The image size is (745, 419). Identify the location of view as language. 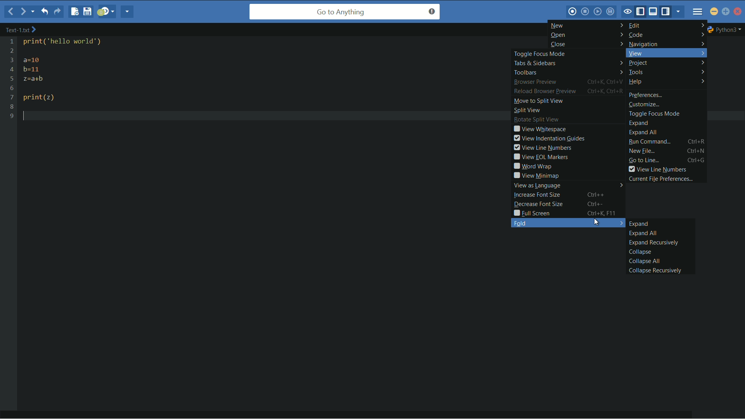
(567, 185).